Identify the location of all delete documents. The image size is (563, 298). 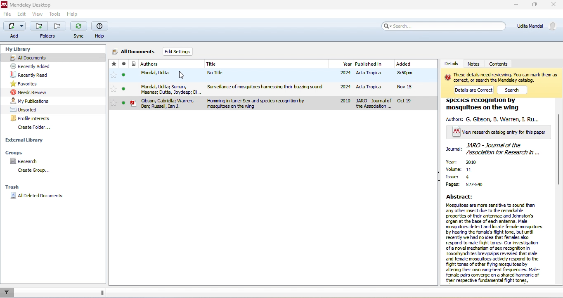
(37, 196).